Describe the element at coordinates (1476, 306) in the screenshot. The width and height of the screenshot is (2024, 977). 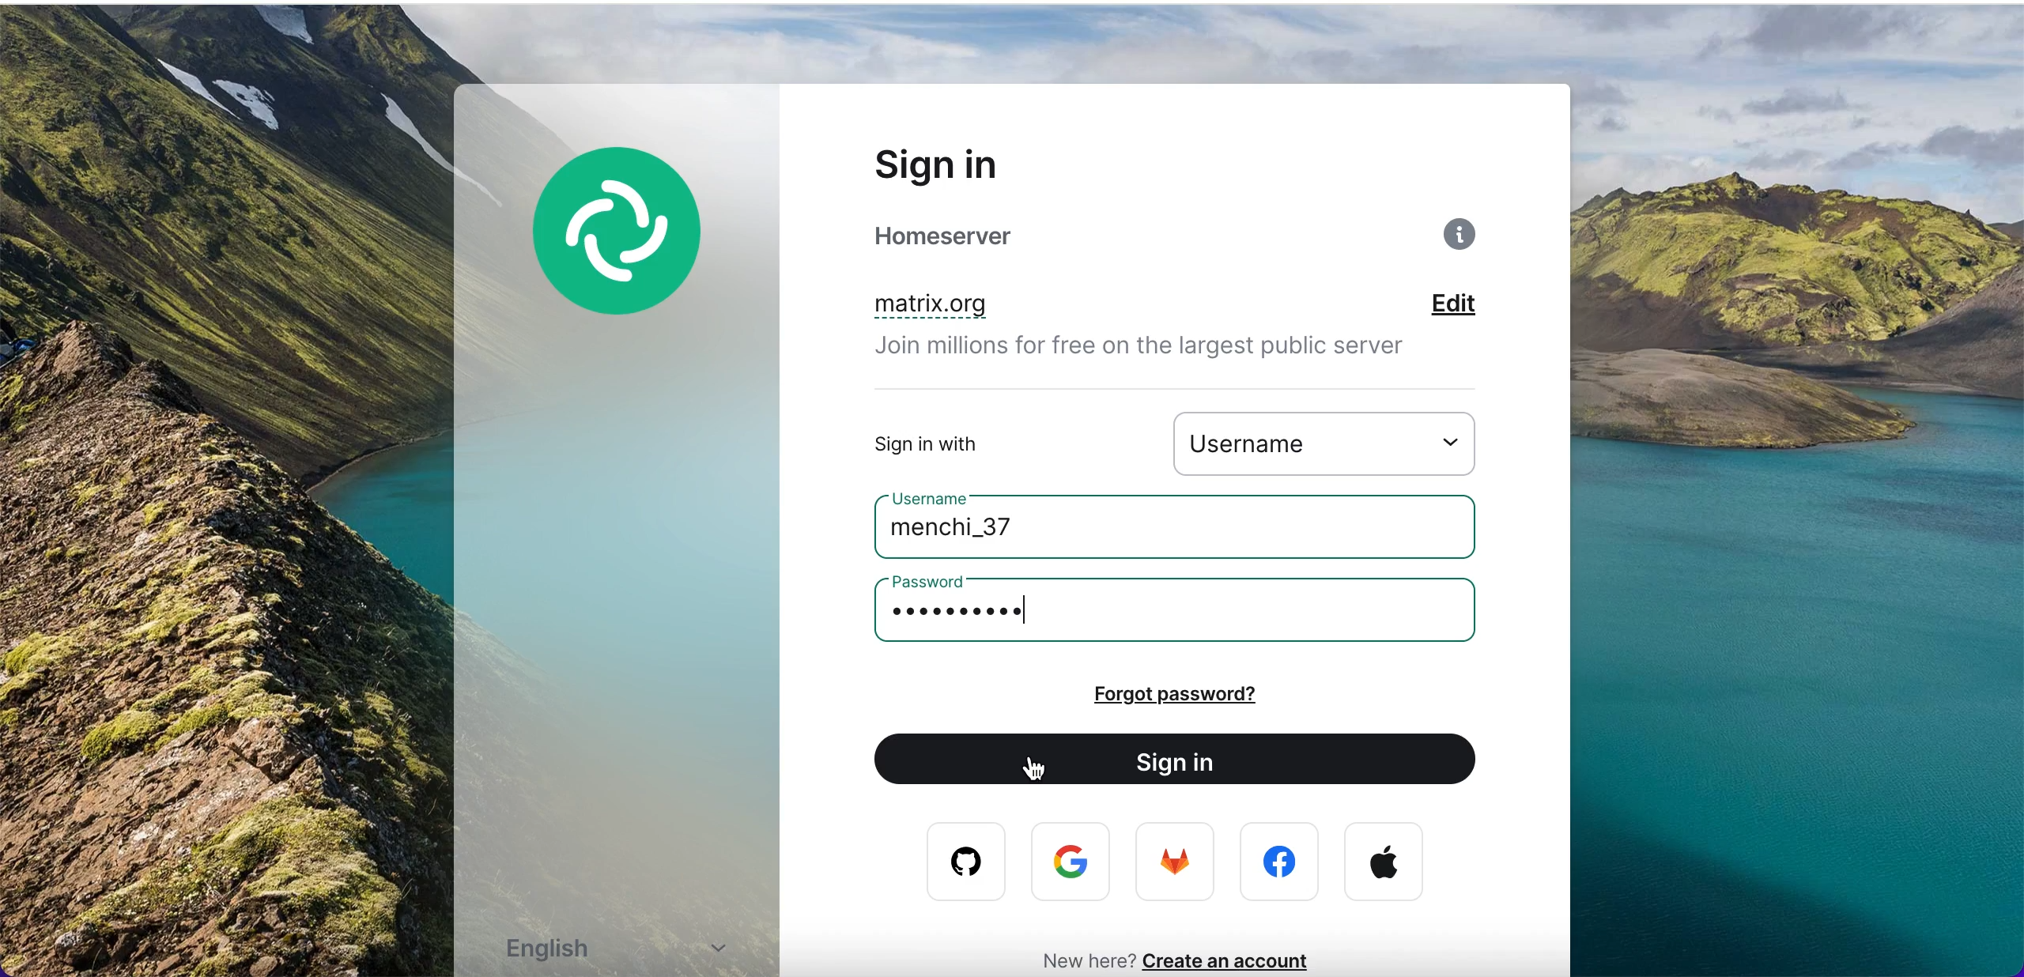
I see `edit` at that location.